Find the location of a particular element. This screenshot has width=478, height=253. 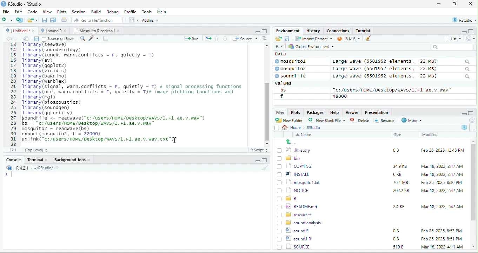

sharpen is located at coordinates (94, 38).